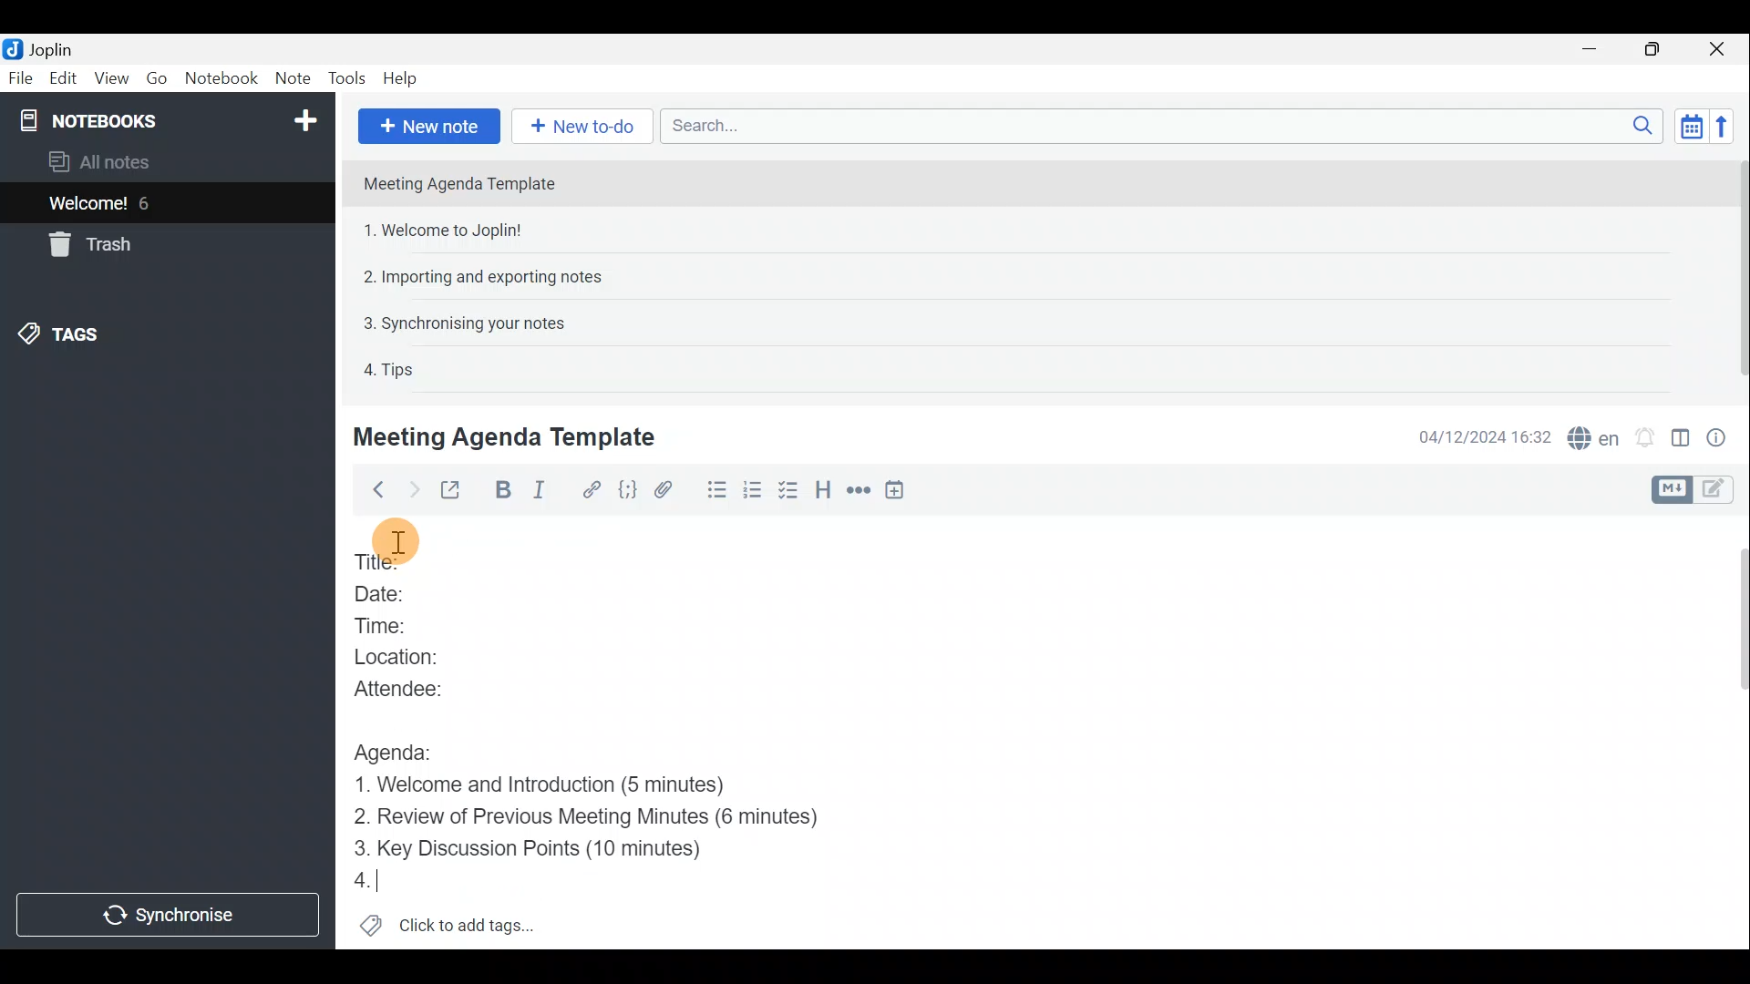 This screenshot has width=1750, height=984. What do you see at coordinates (1682, 441) in the screenshot?
I see `Toggle editor layout` at bounding box center [1682, 441].